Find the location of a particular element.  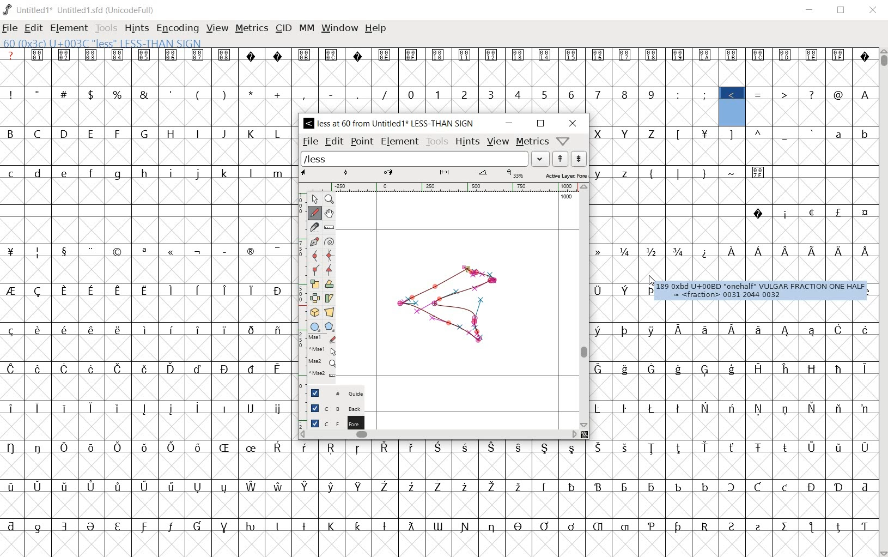

symbols is located at coordinates (198, 94).